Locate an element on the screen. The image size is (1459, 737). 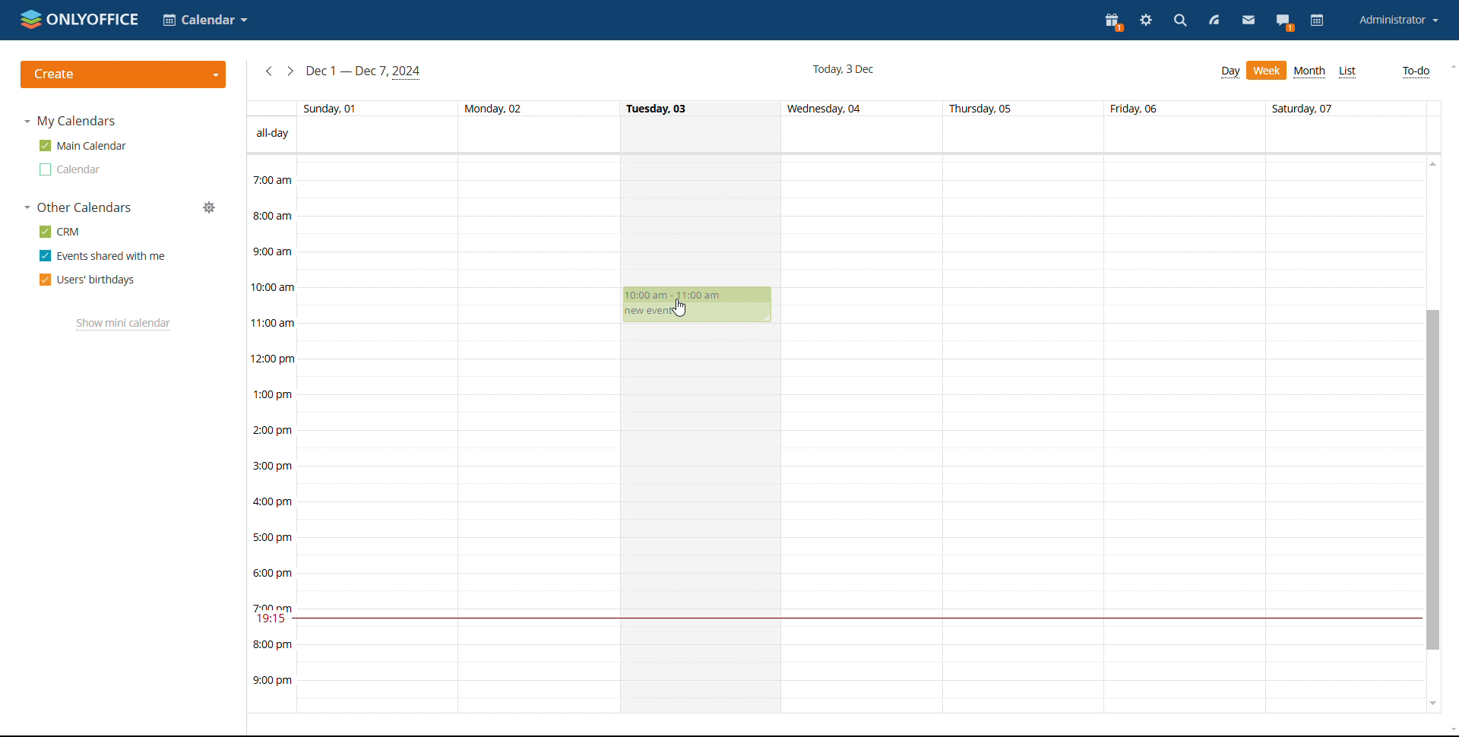
mail is located at coordinates (1248, 22).